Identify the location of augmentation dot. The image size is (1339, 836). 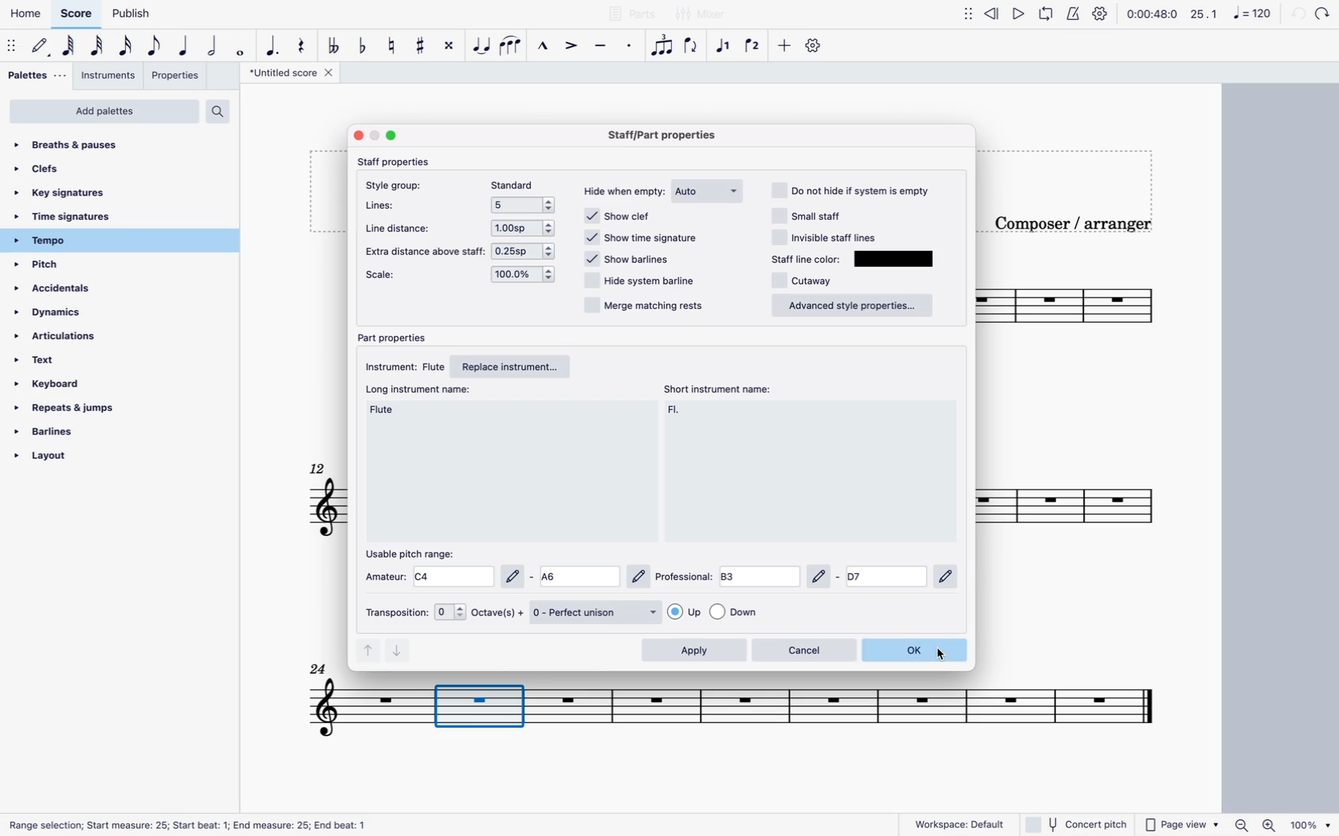
(273, 46).